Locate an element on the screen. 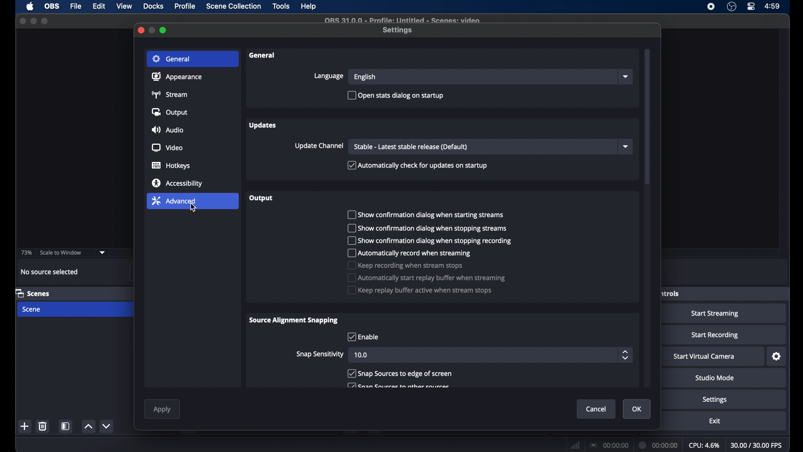 This screenshot has height=452, width=803. maximize is located at coordinates (46, 21).